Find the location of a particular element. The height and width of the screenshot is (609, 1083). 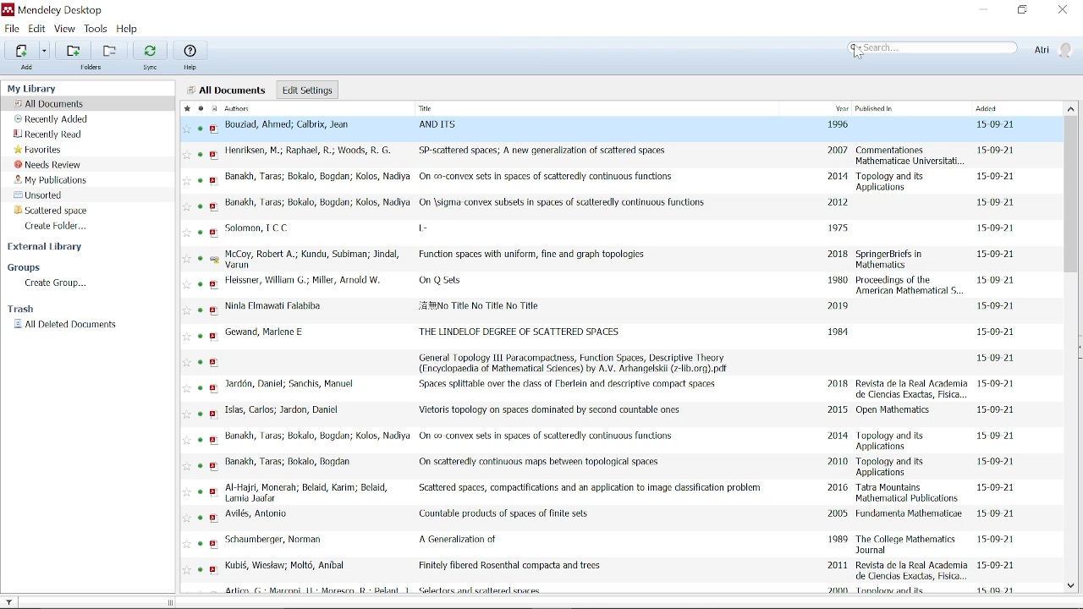

Henriksen, M.; Raphael, R.; Woods, RG.  SP-scattered spaces; A new generalization of scattered spaces 2007 Commentationes Mathematicae Universitat, 15-09-21 is located at coordinates (616, 155).